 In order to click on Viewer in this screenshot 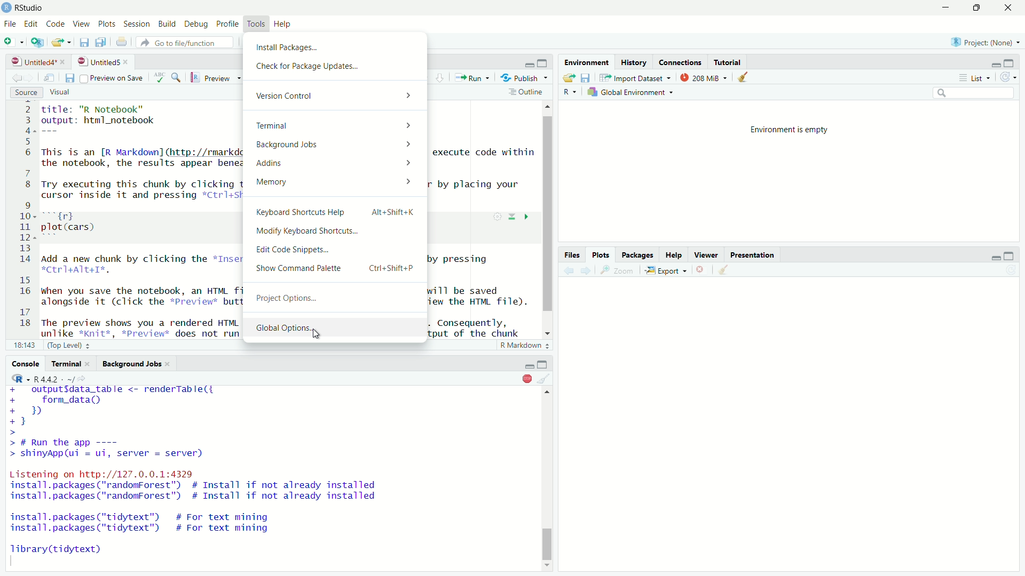, I will do `click(709, 256)`.